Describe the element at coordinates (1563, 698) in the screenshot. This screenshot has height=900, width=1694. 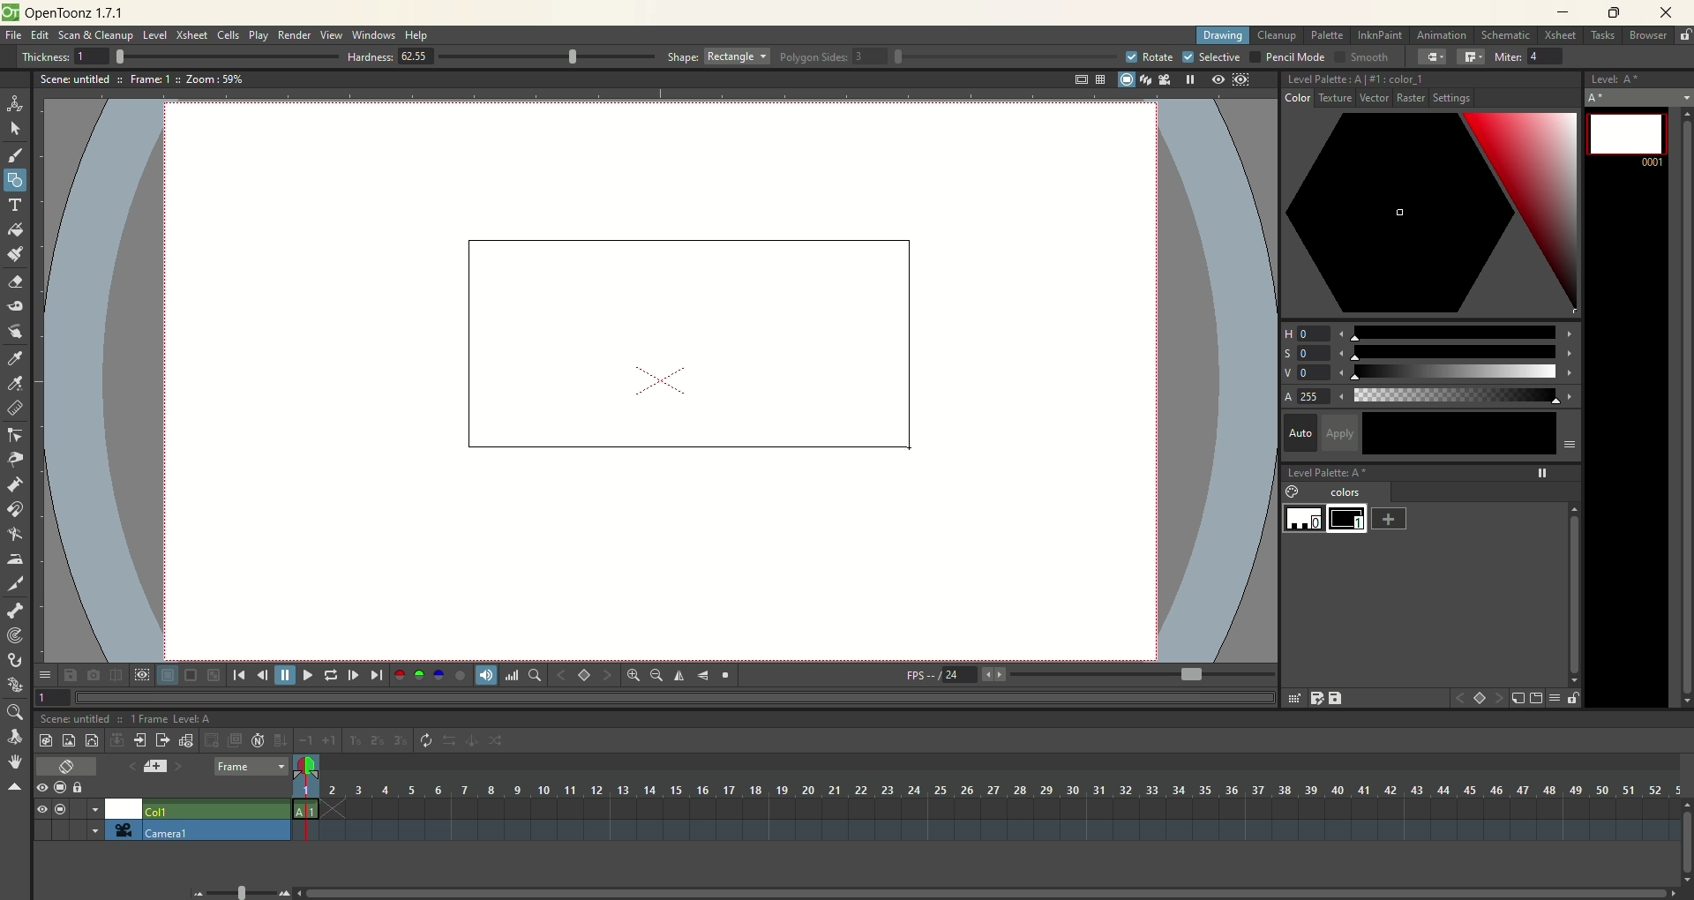
I see `lock palette` at that location.